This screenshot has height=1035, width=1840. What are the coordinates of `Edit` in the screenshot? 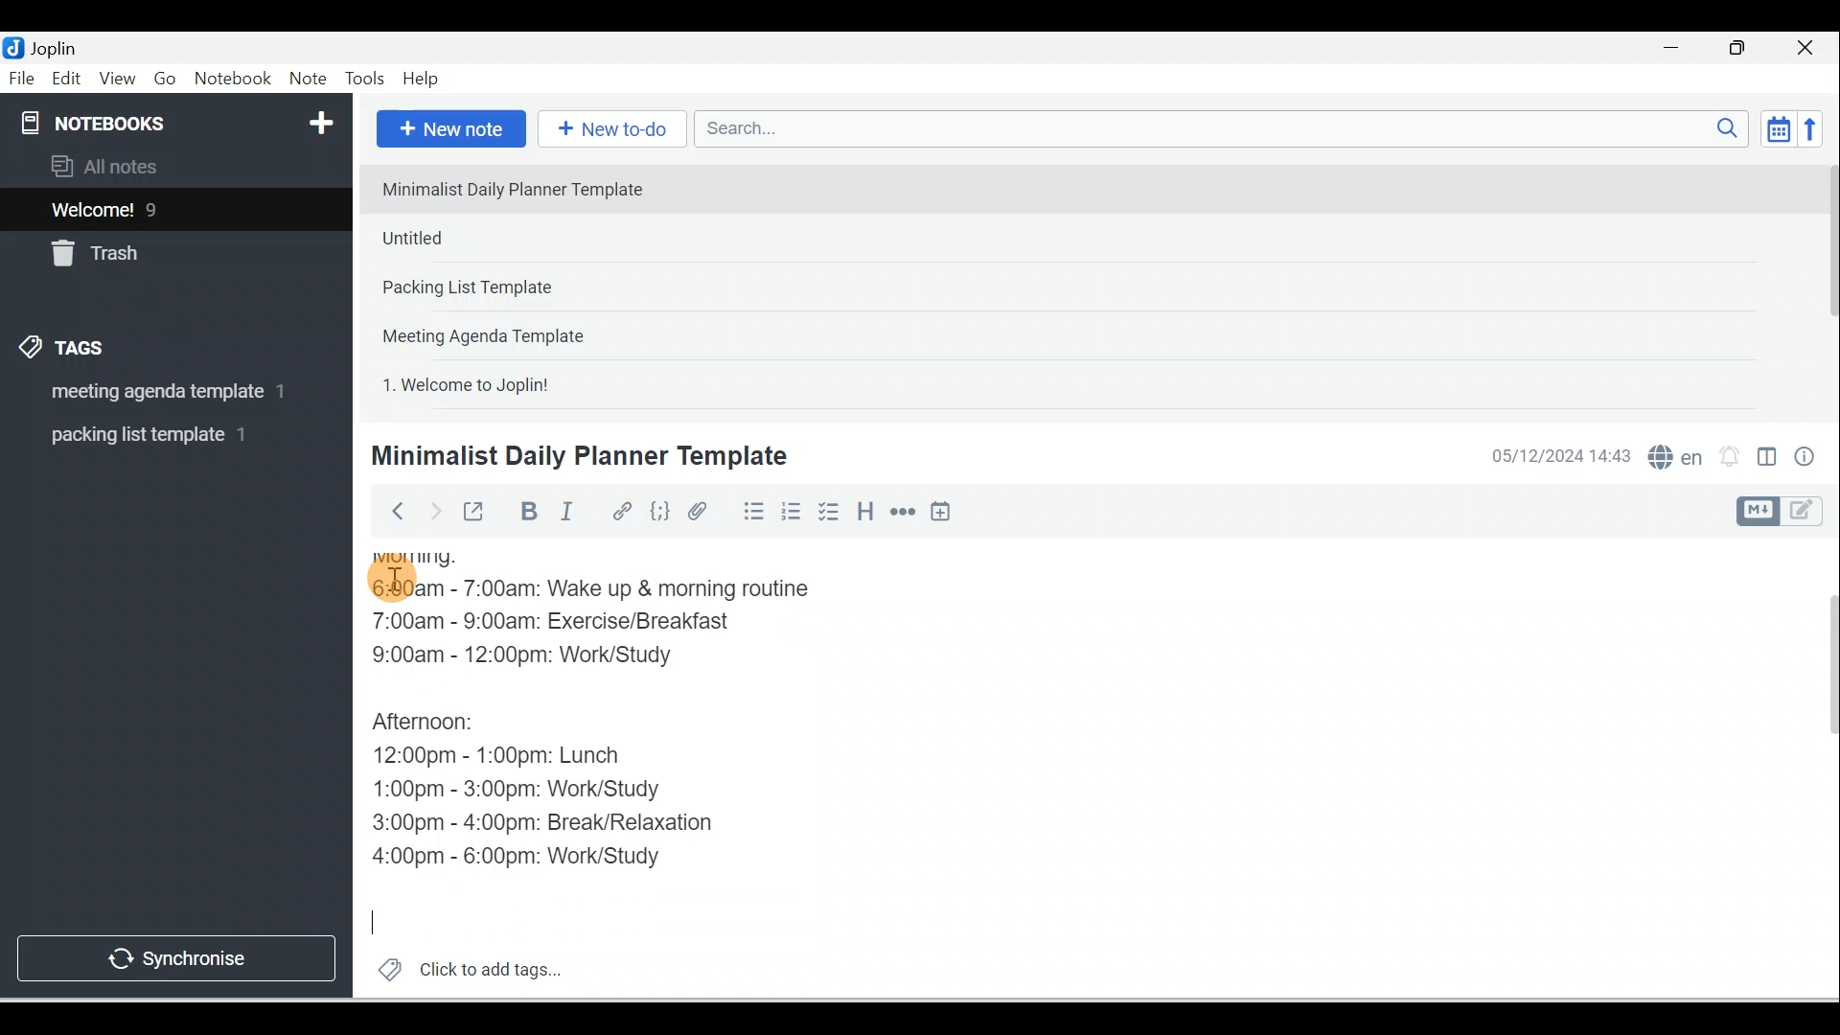 It's located at (68, 80).